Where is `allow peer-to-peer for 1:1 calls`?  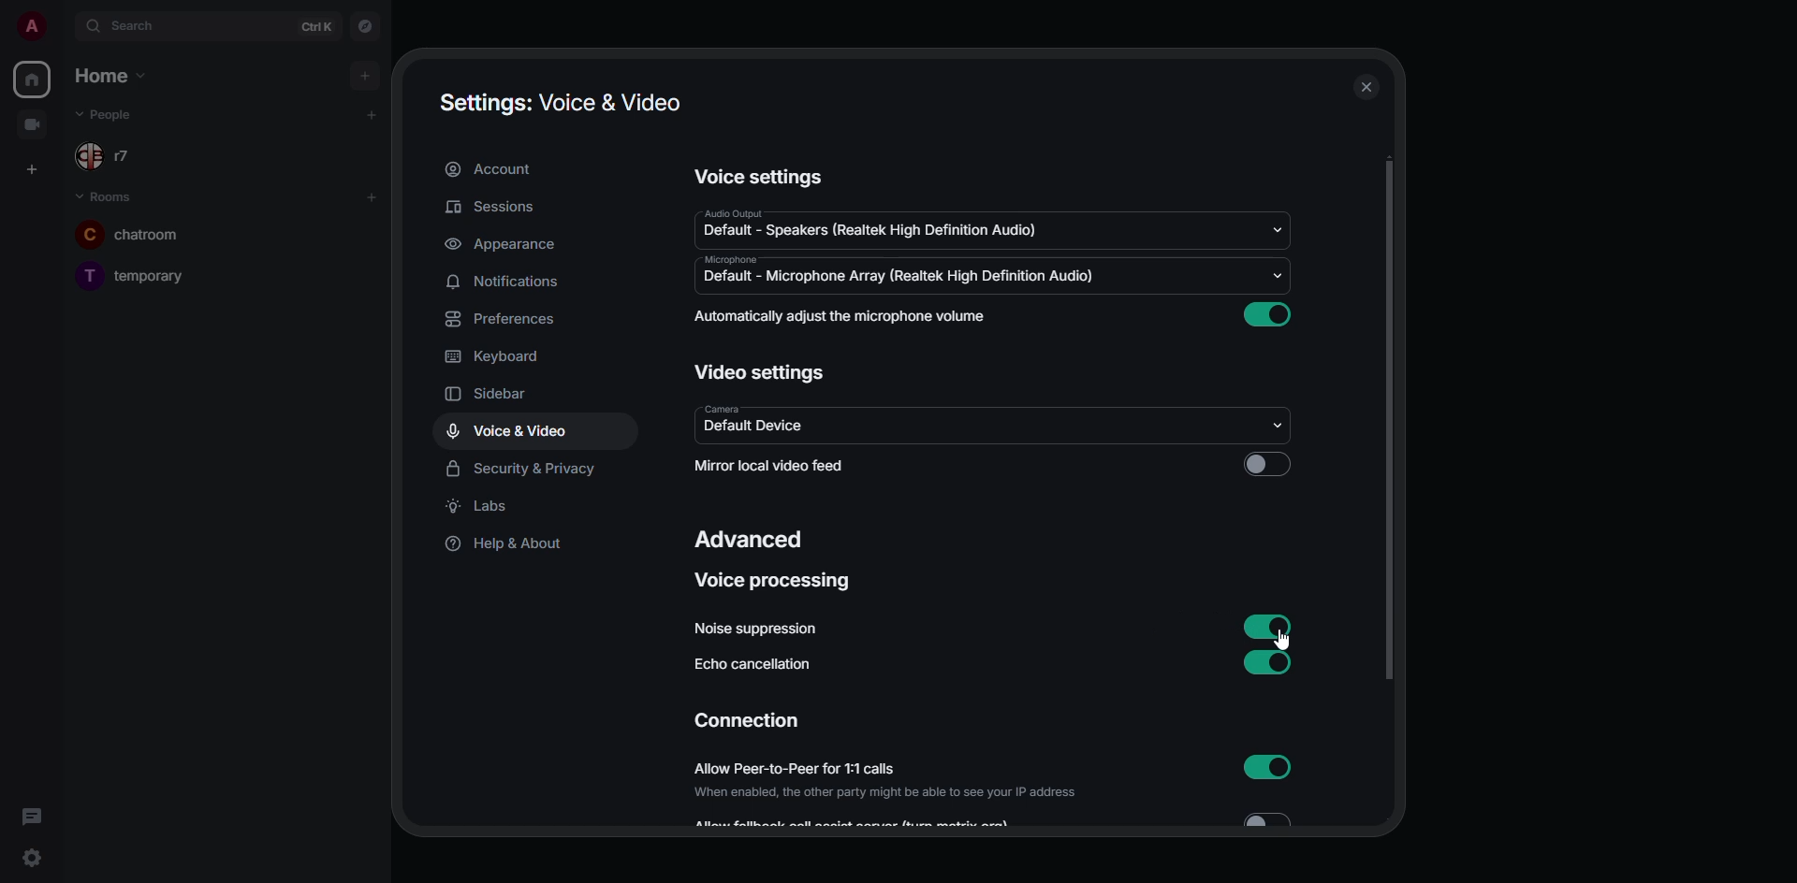 allow peer-to-peer for 1:1 calls is located at coordinates (891, 781).